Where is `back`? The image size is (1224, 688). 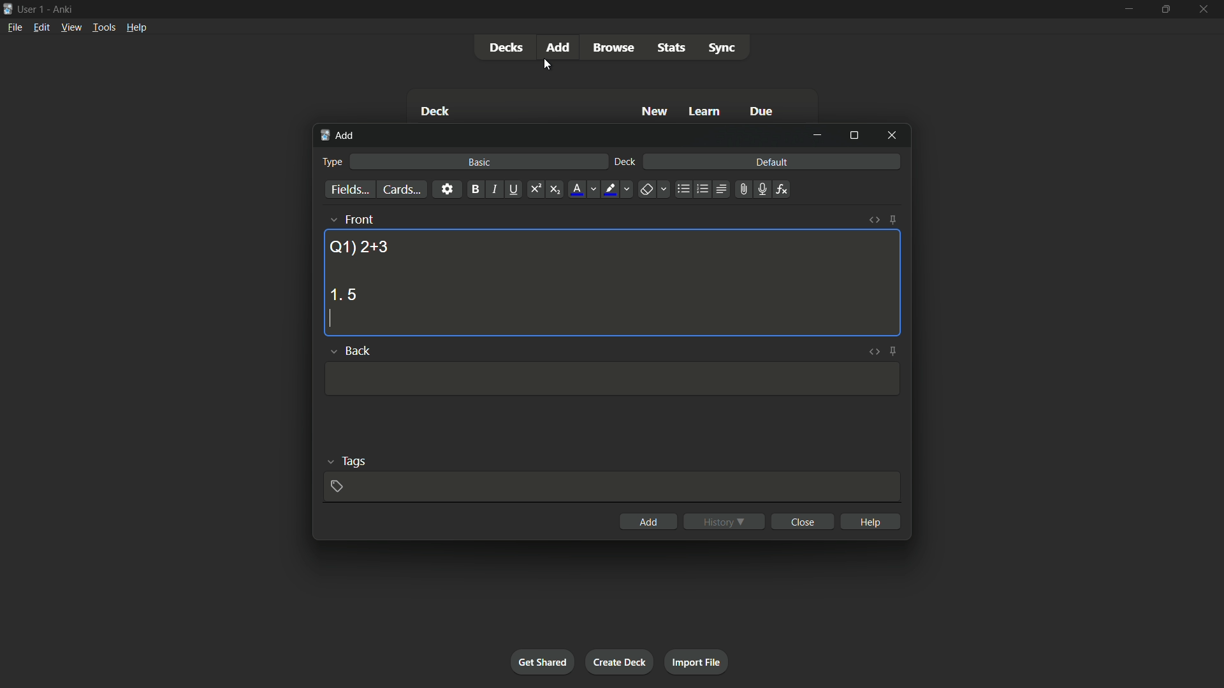 back is located at coordinates (357, 350).